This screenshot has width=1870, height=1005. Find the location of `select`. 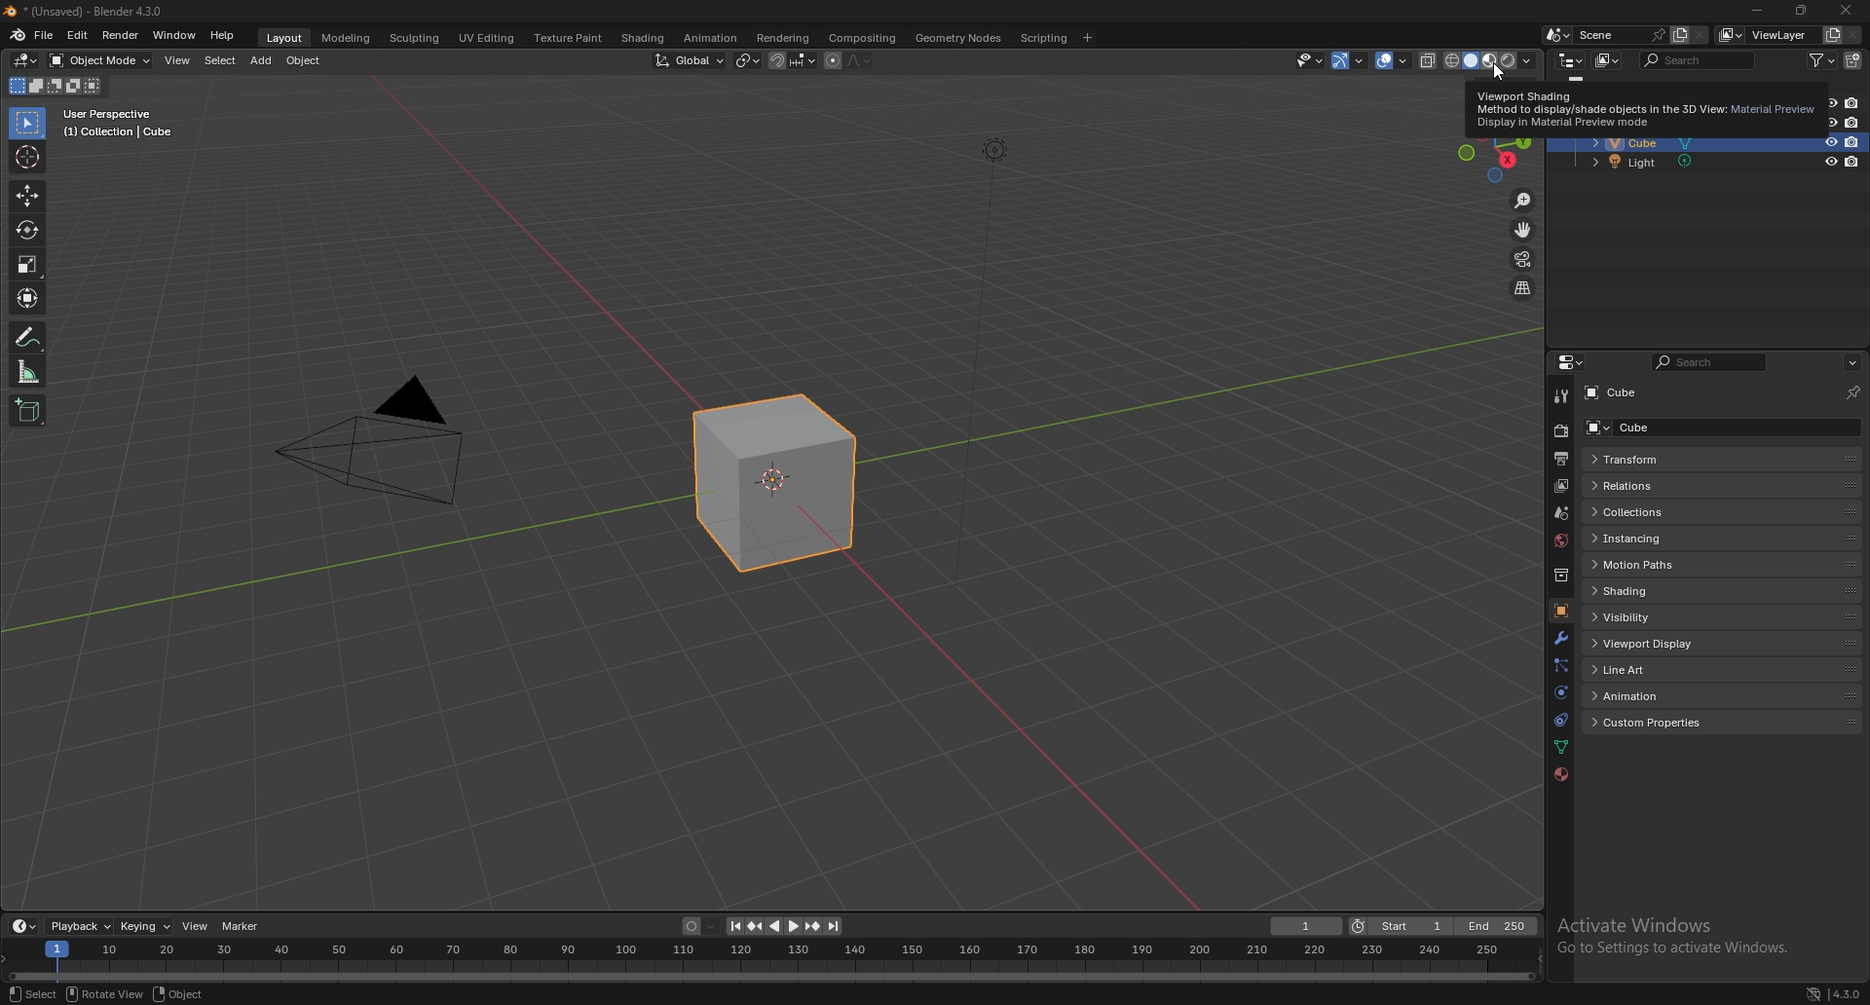

select is located at coordinates (221, 60).